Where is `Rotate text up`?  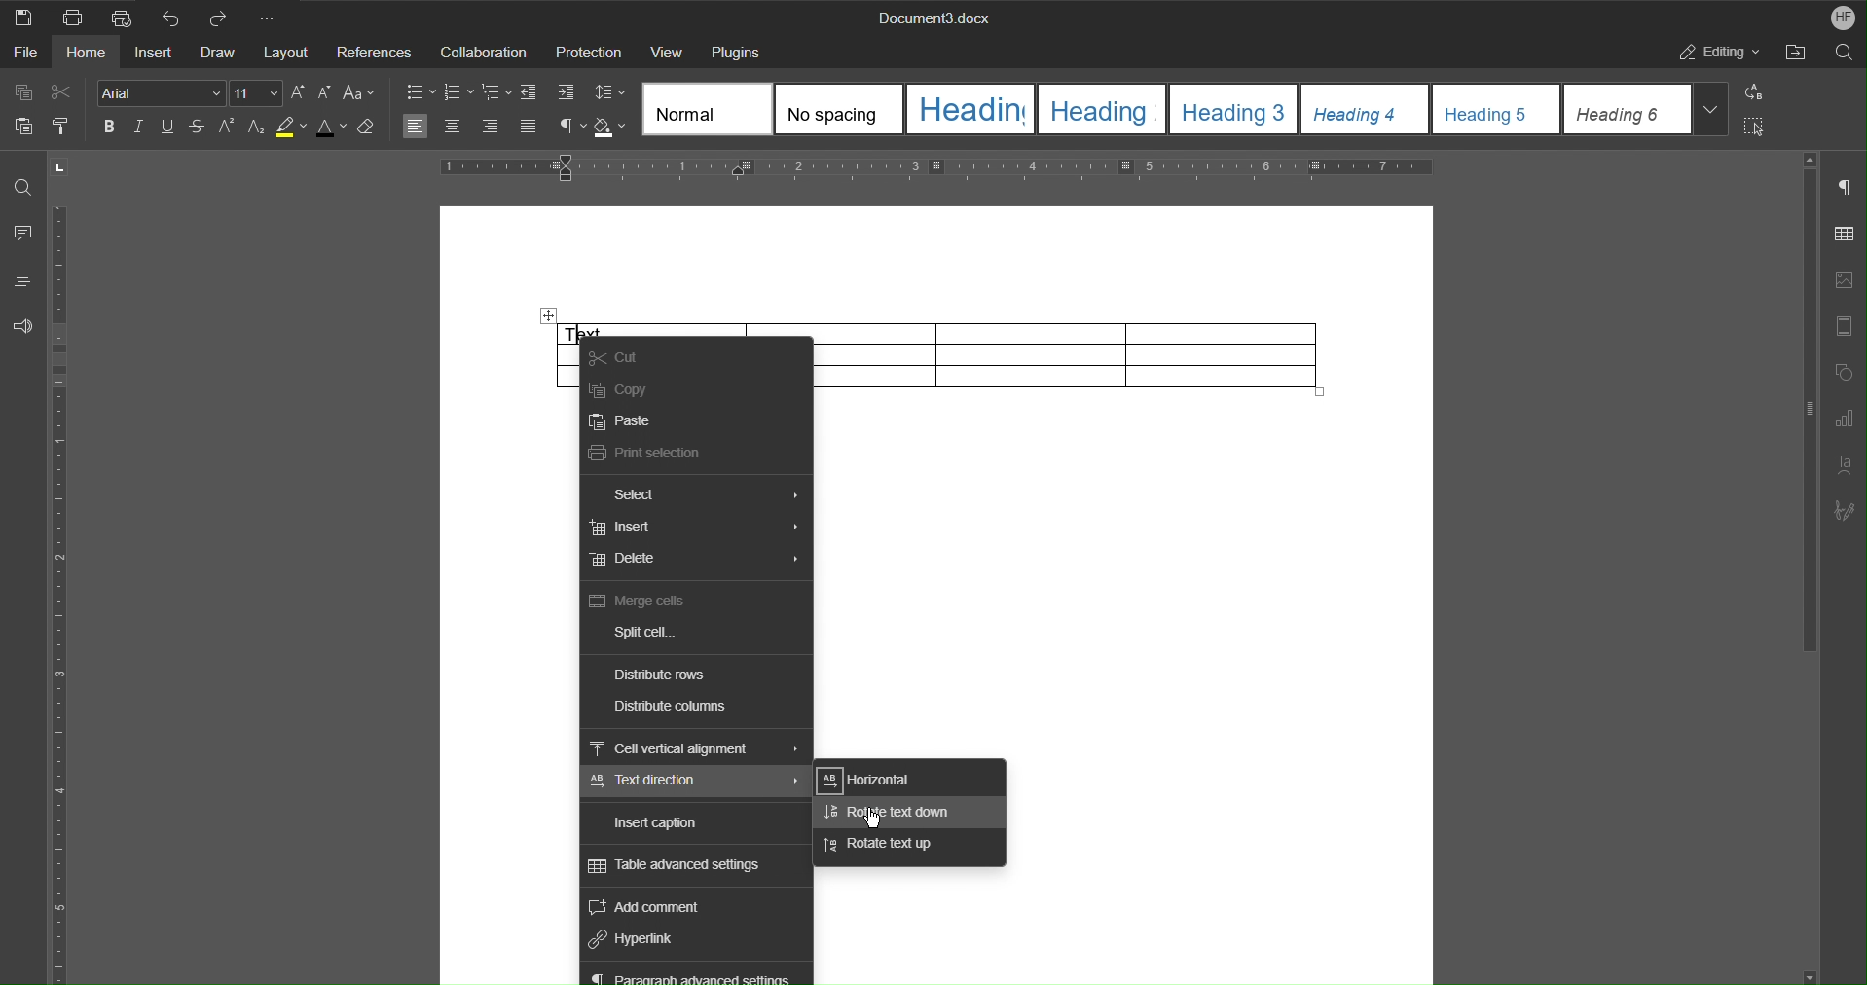 Rotate text up is located at coordinates (886, 844).